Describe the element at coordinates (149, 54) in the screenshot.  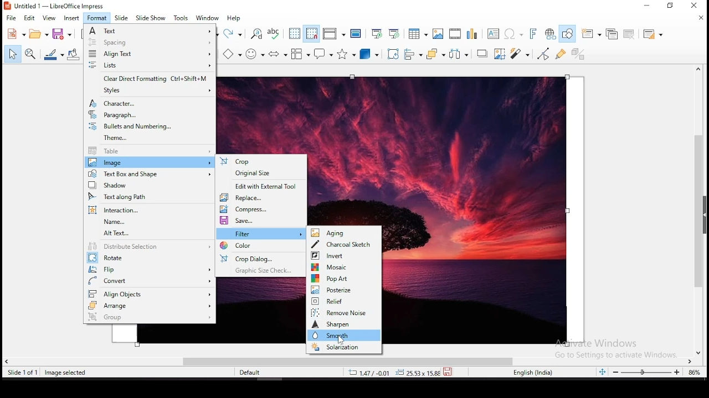
I see `align` at that location.